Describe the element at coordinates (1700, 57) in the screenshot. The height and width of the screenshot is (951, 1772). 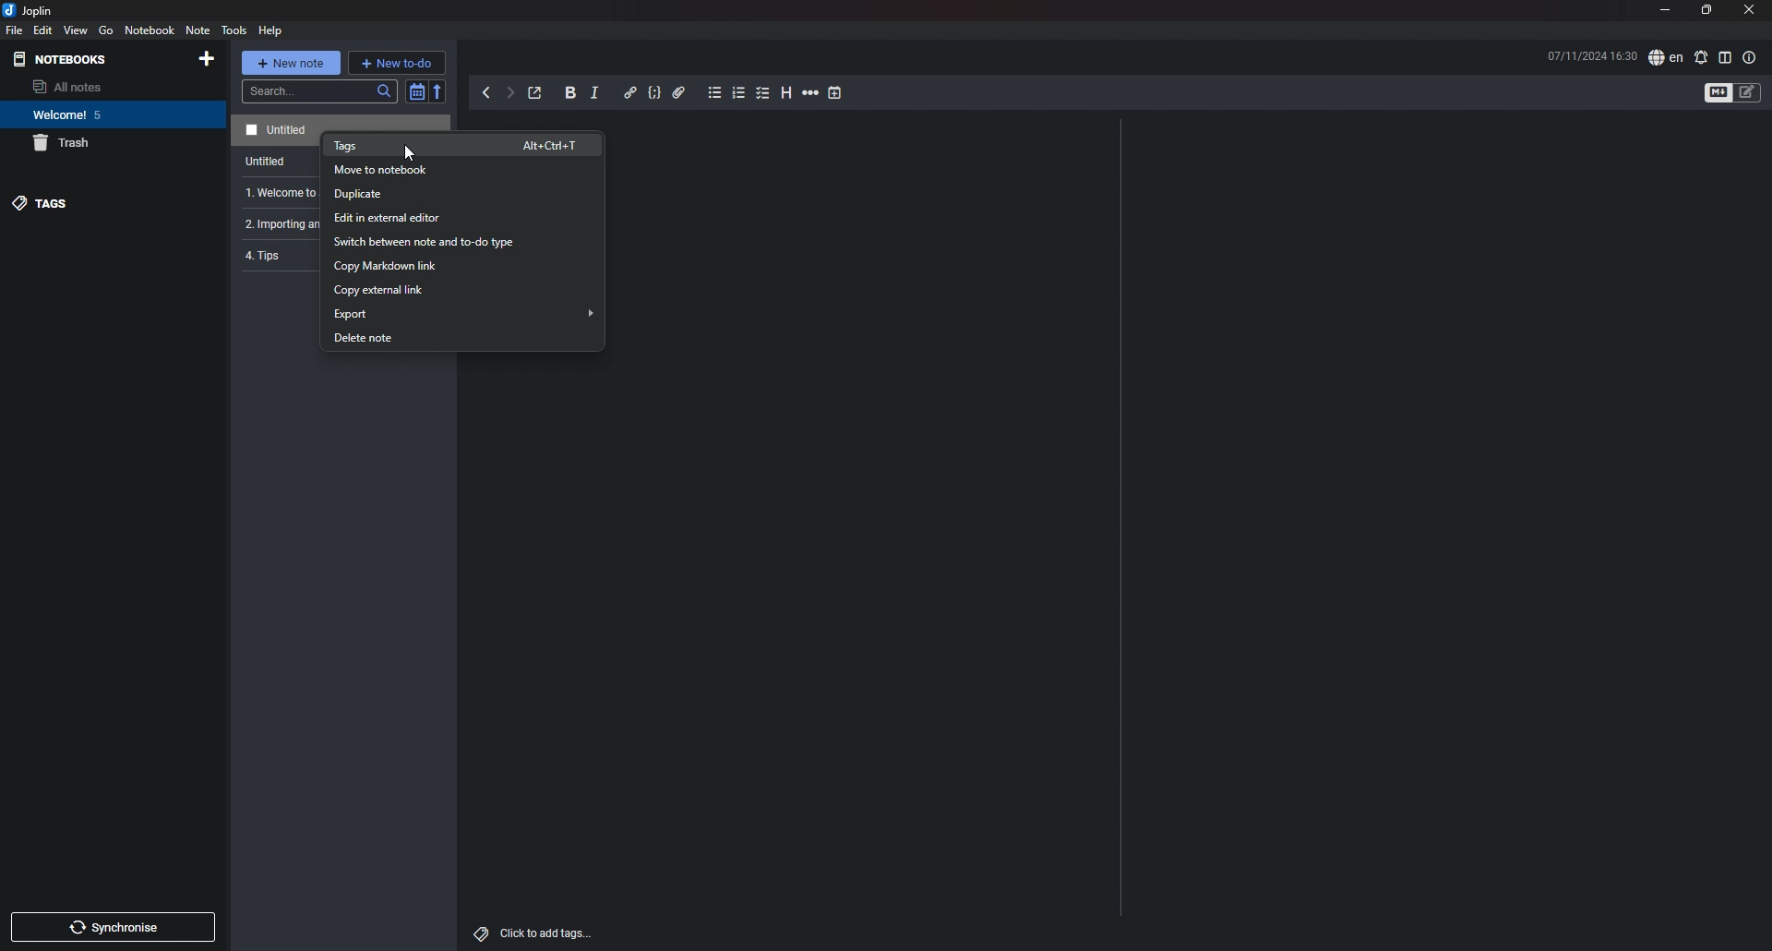
I see `spell check` at that location.